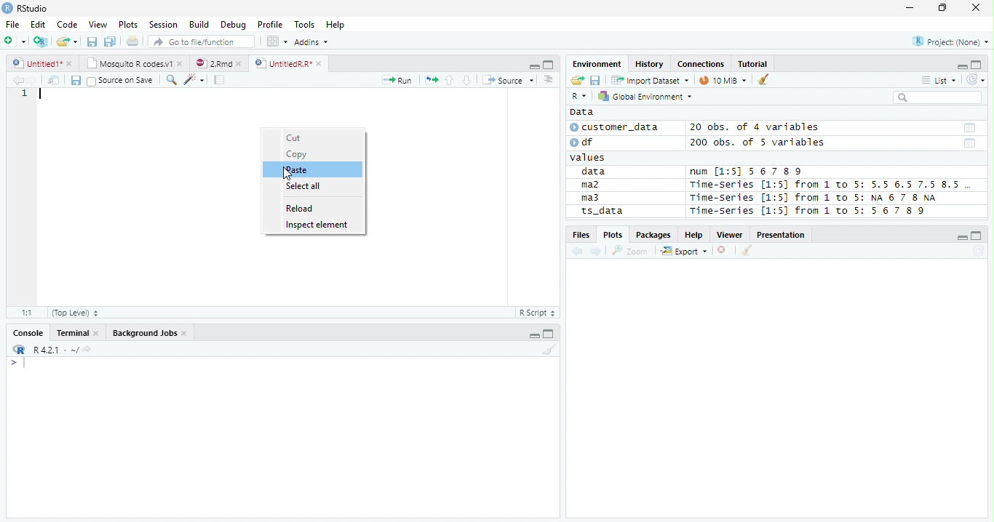  I want to click on Previous, so click(579, 252).